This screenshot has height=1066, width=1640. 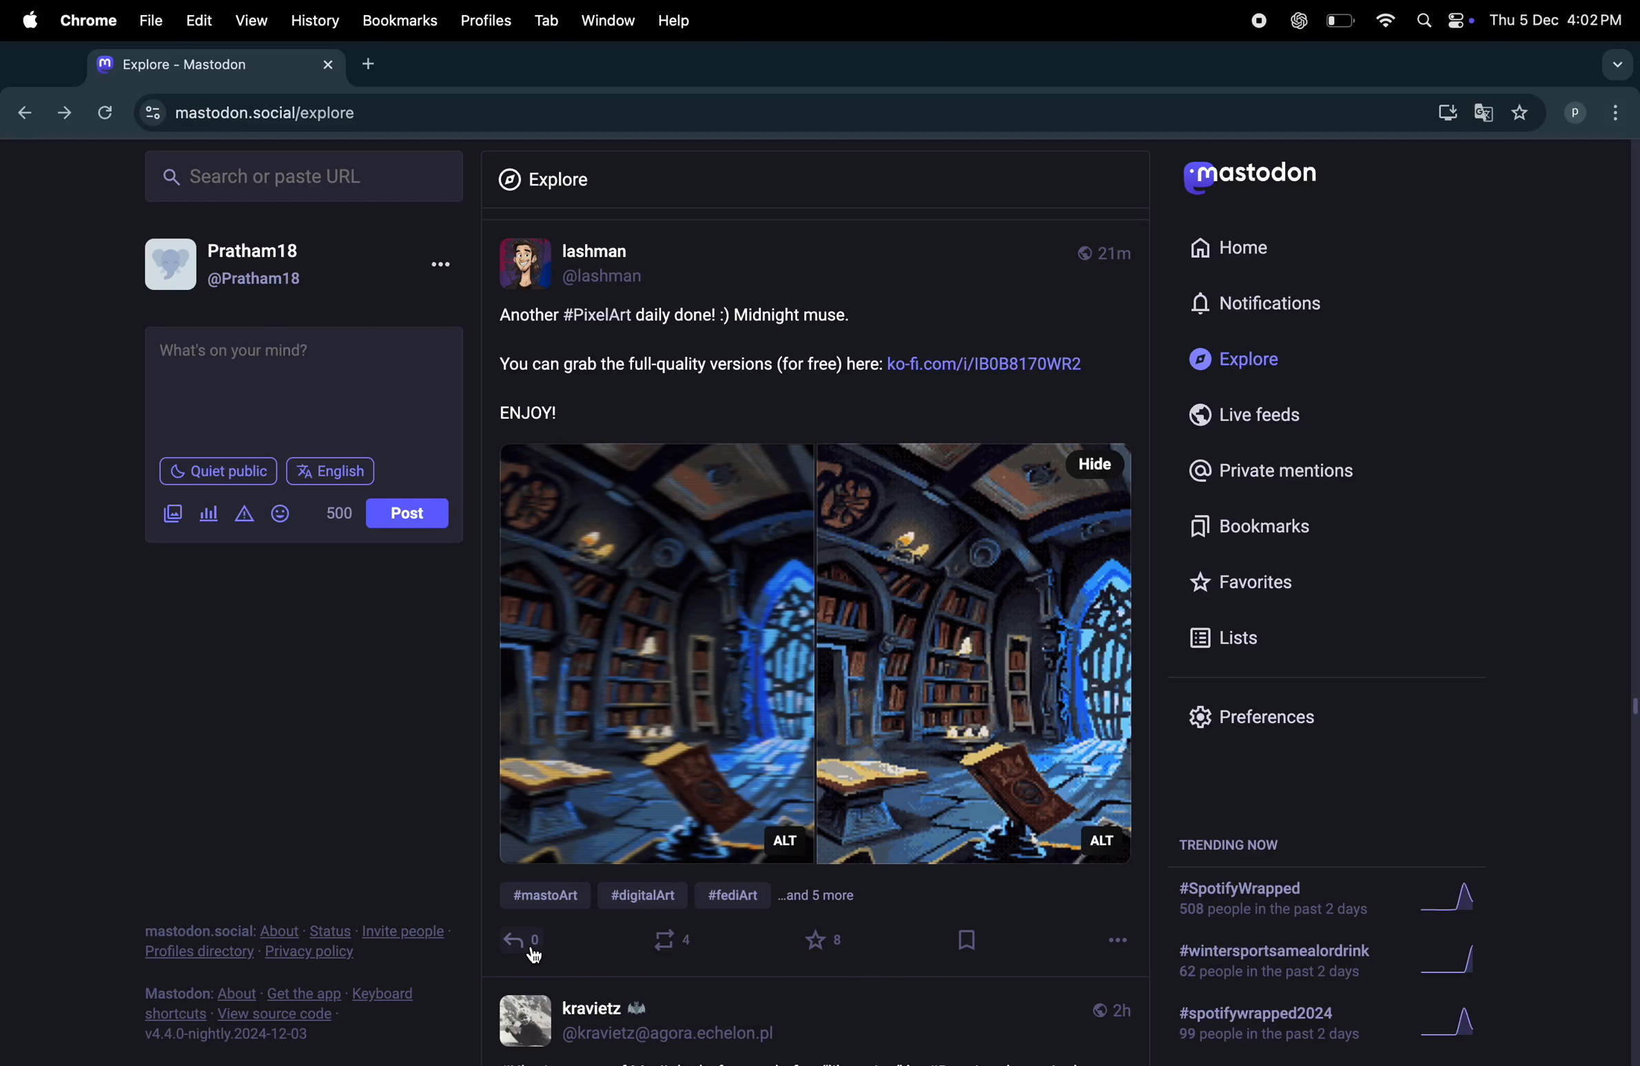 I want to click on user profile, so click(x=641, y=1021).